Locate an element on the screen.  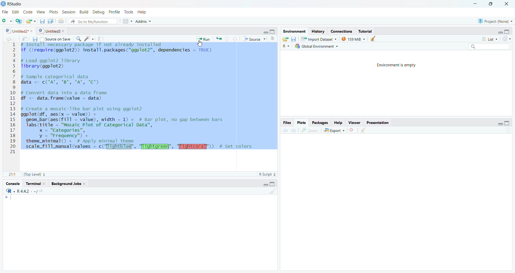
Previous is located at coordinates (7, 39).